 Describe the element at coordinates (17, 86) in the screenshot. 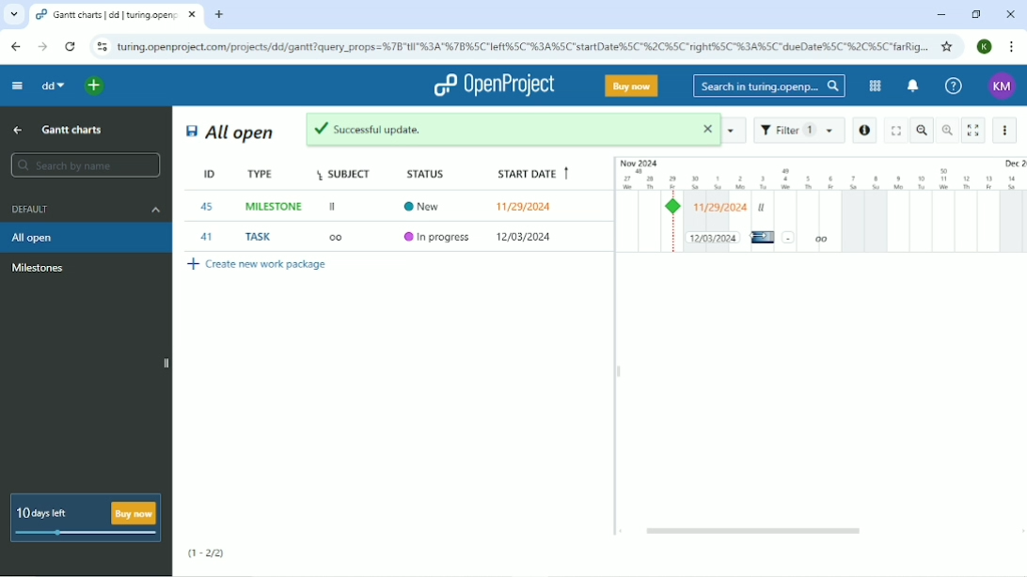

I see `Collapse project menu` at that location.